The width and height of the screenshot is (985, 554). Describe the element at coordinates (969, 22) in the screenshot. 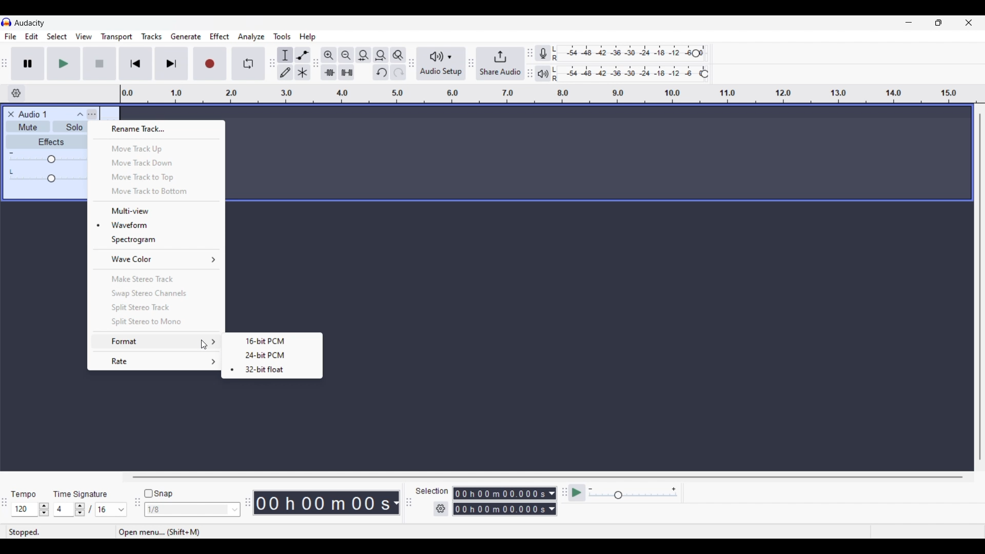

I see `Close interface` at that location.